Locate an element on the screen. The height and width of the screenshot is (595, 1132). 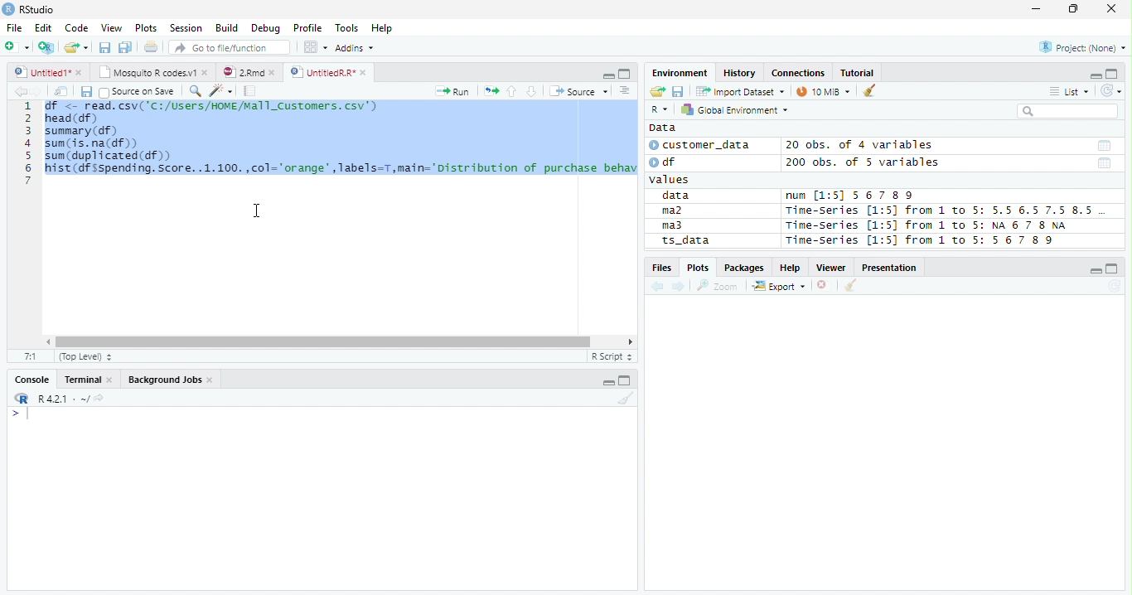
ts_data is located at coordinates (709, 243).